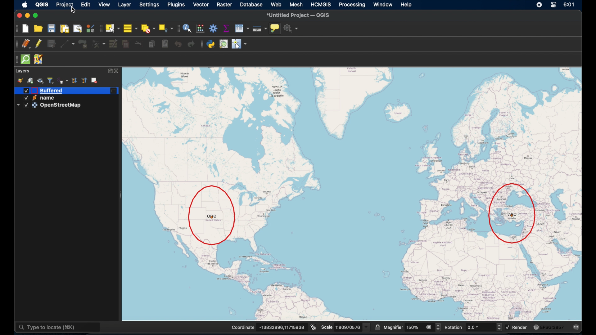 The height and width of the screenshot is (335, 596). What do you see at coordinates (68, 43) in the screenshot?
I see `digitize with segment` at bounding box center [68, 43].